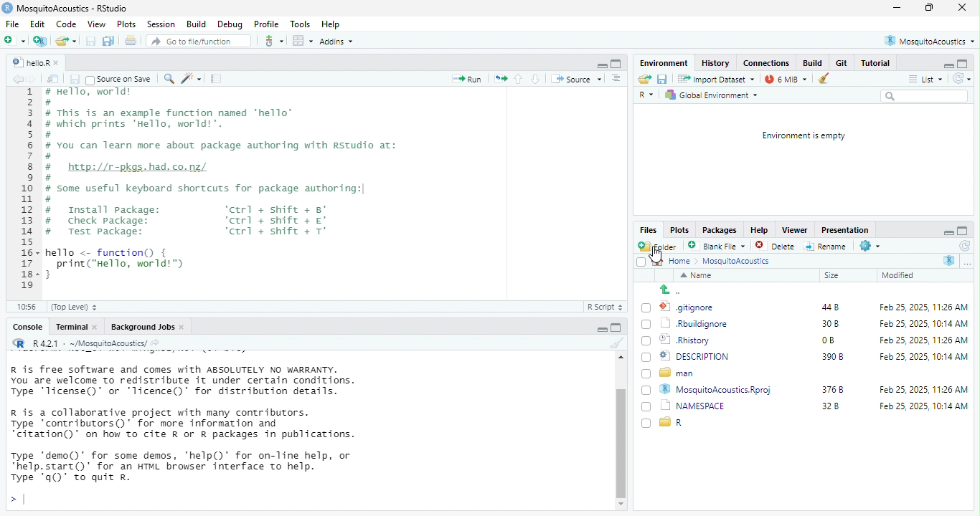 The image size is (980, 516). What do you see at coordinates (97, 25) in the screenshot?
I see `View` at bounding box center [97, 25].